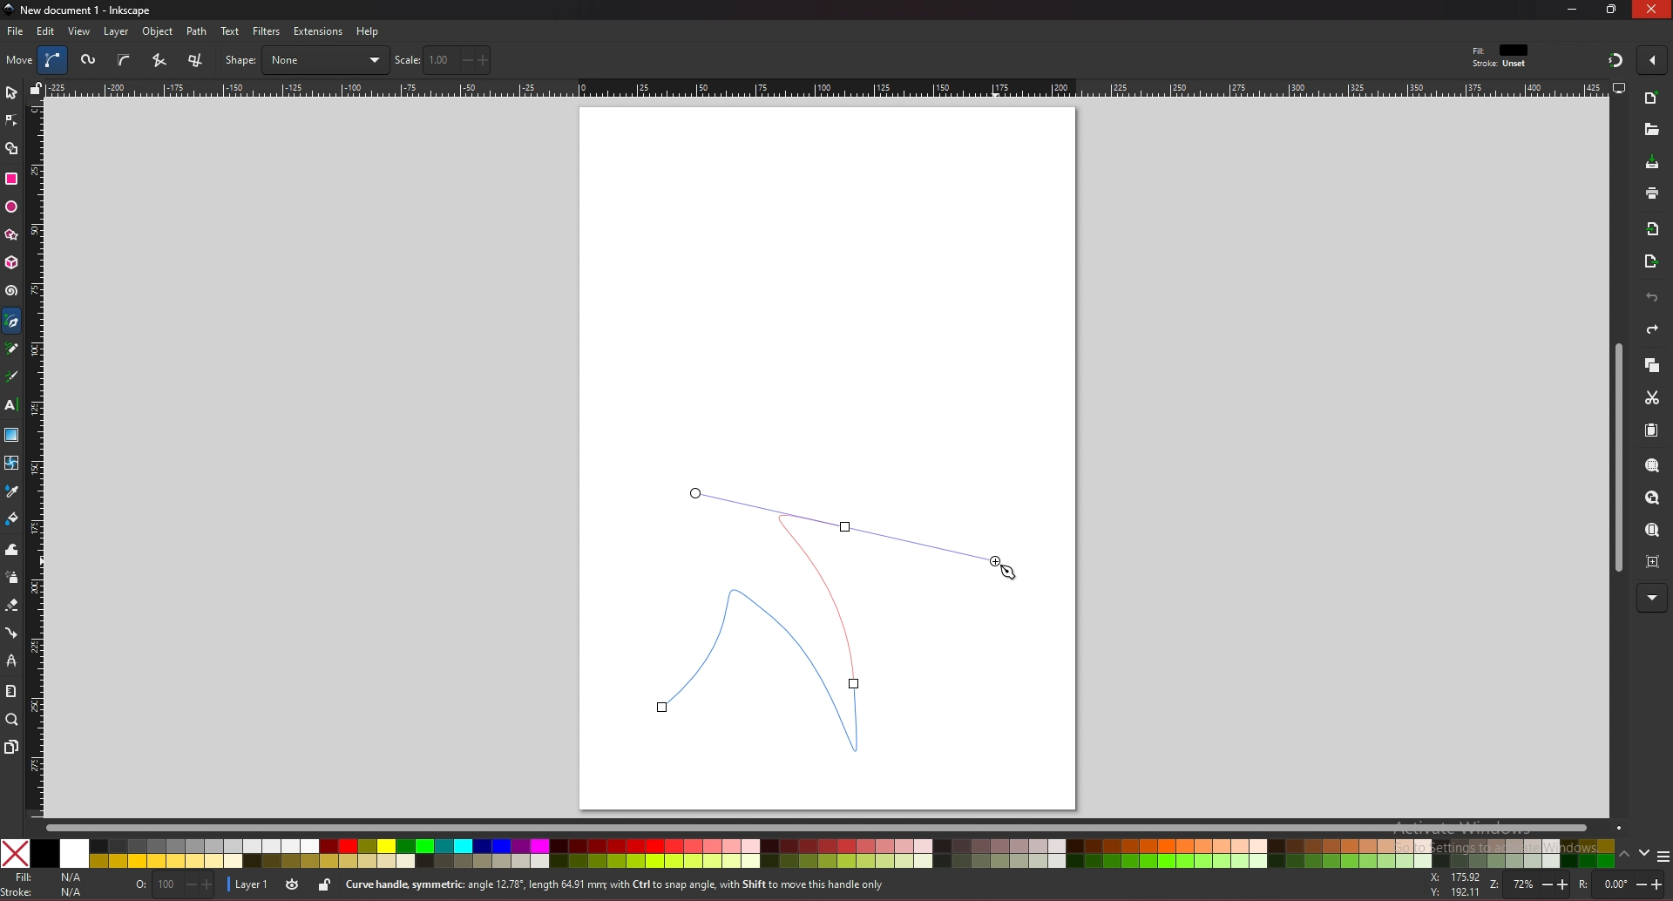  Describe the element at coordinates (12, 149) in the screenshot. I see `shape builder` at that location.